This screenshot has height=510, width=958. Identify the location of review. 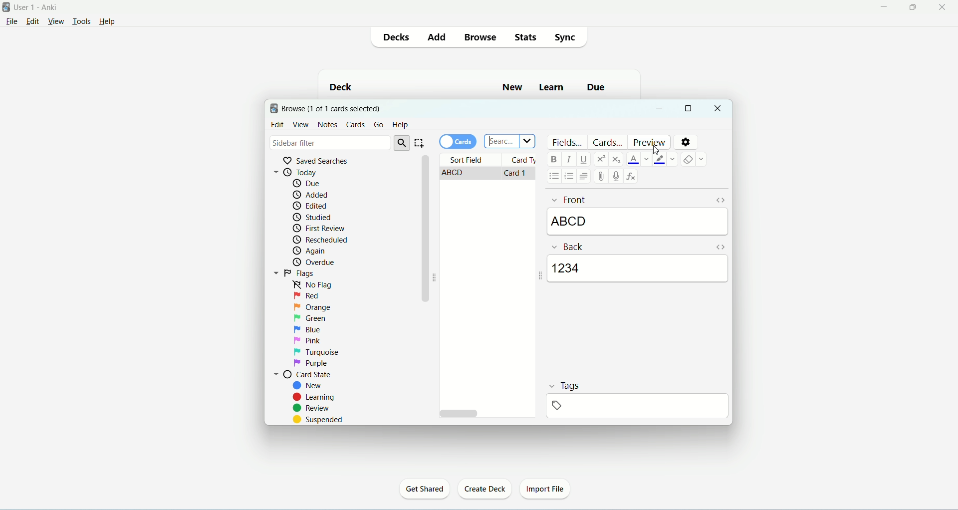
(312, 409).